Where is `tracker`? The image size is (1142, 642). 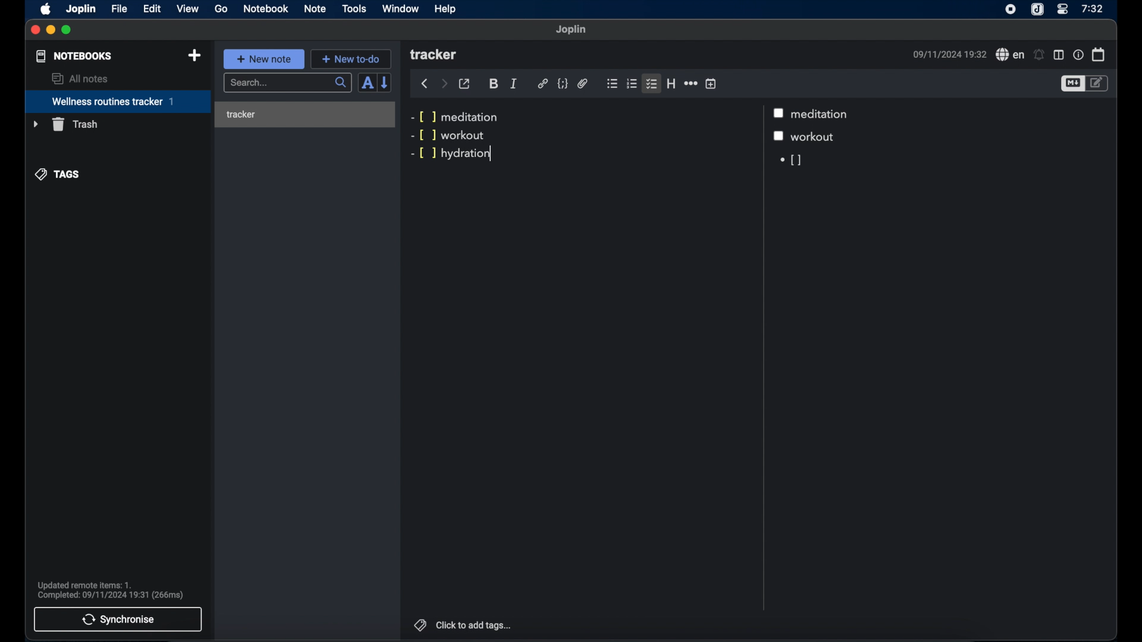 tracker is located at coordinates (435, 55).